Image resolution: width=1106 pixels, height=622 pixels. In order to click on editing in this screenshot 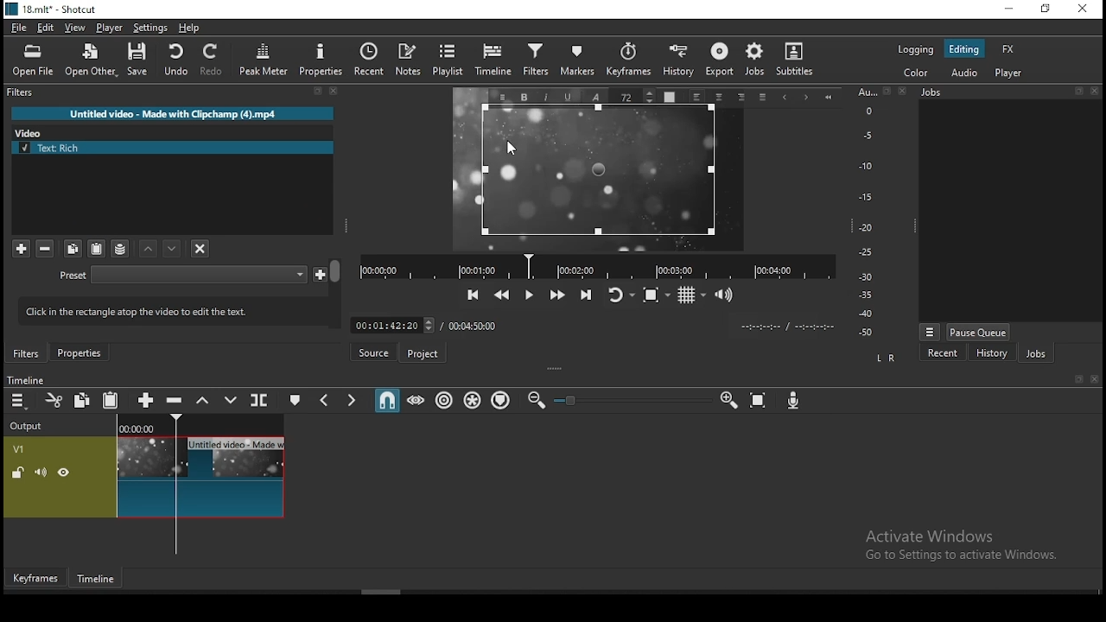, I will do `click(965, 48)`.